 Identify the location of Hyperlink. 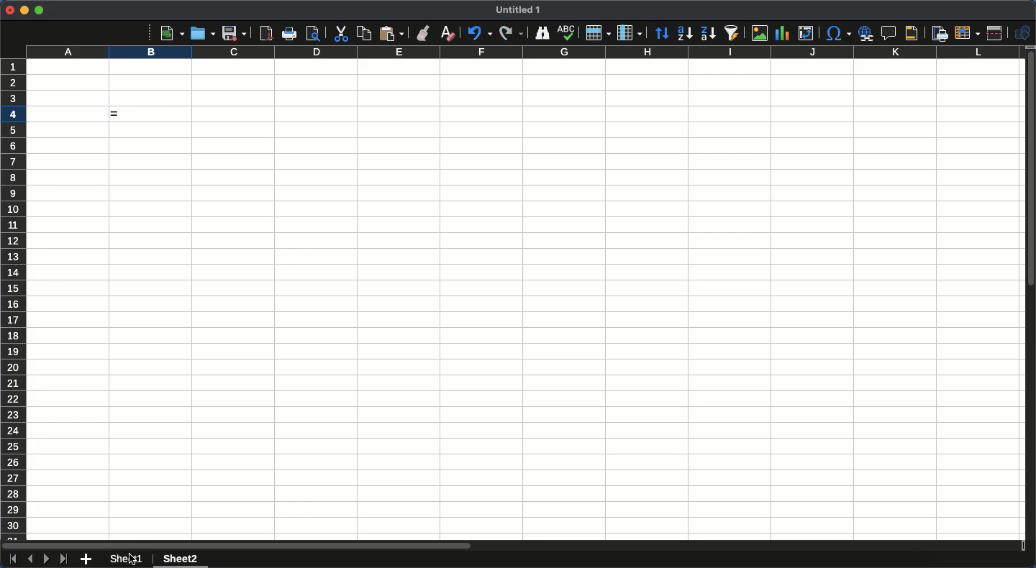
(867, 33).